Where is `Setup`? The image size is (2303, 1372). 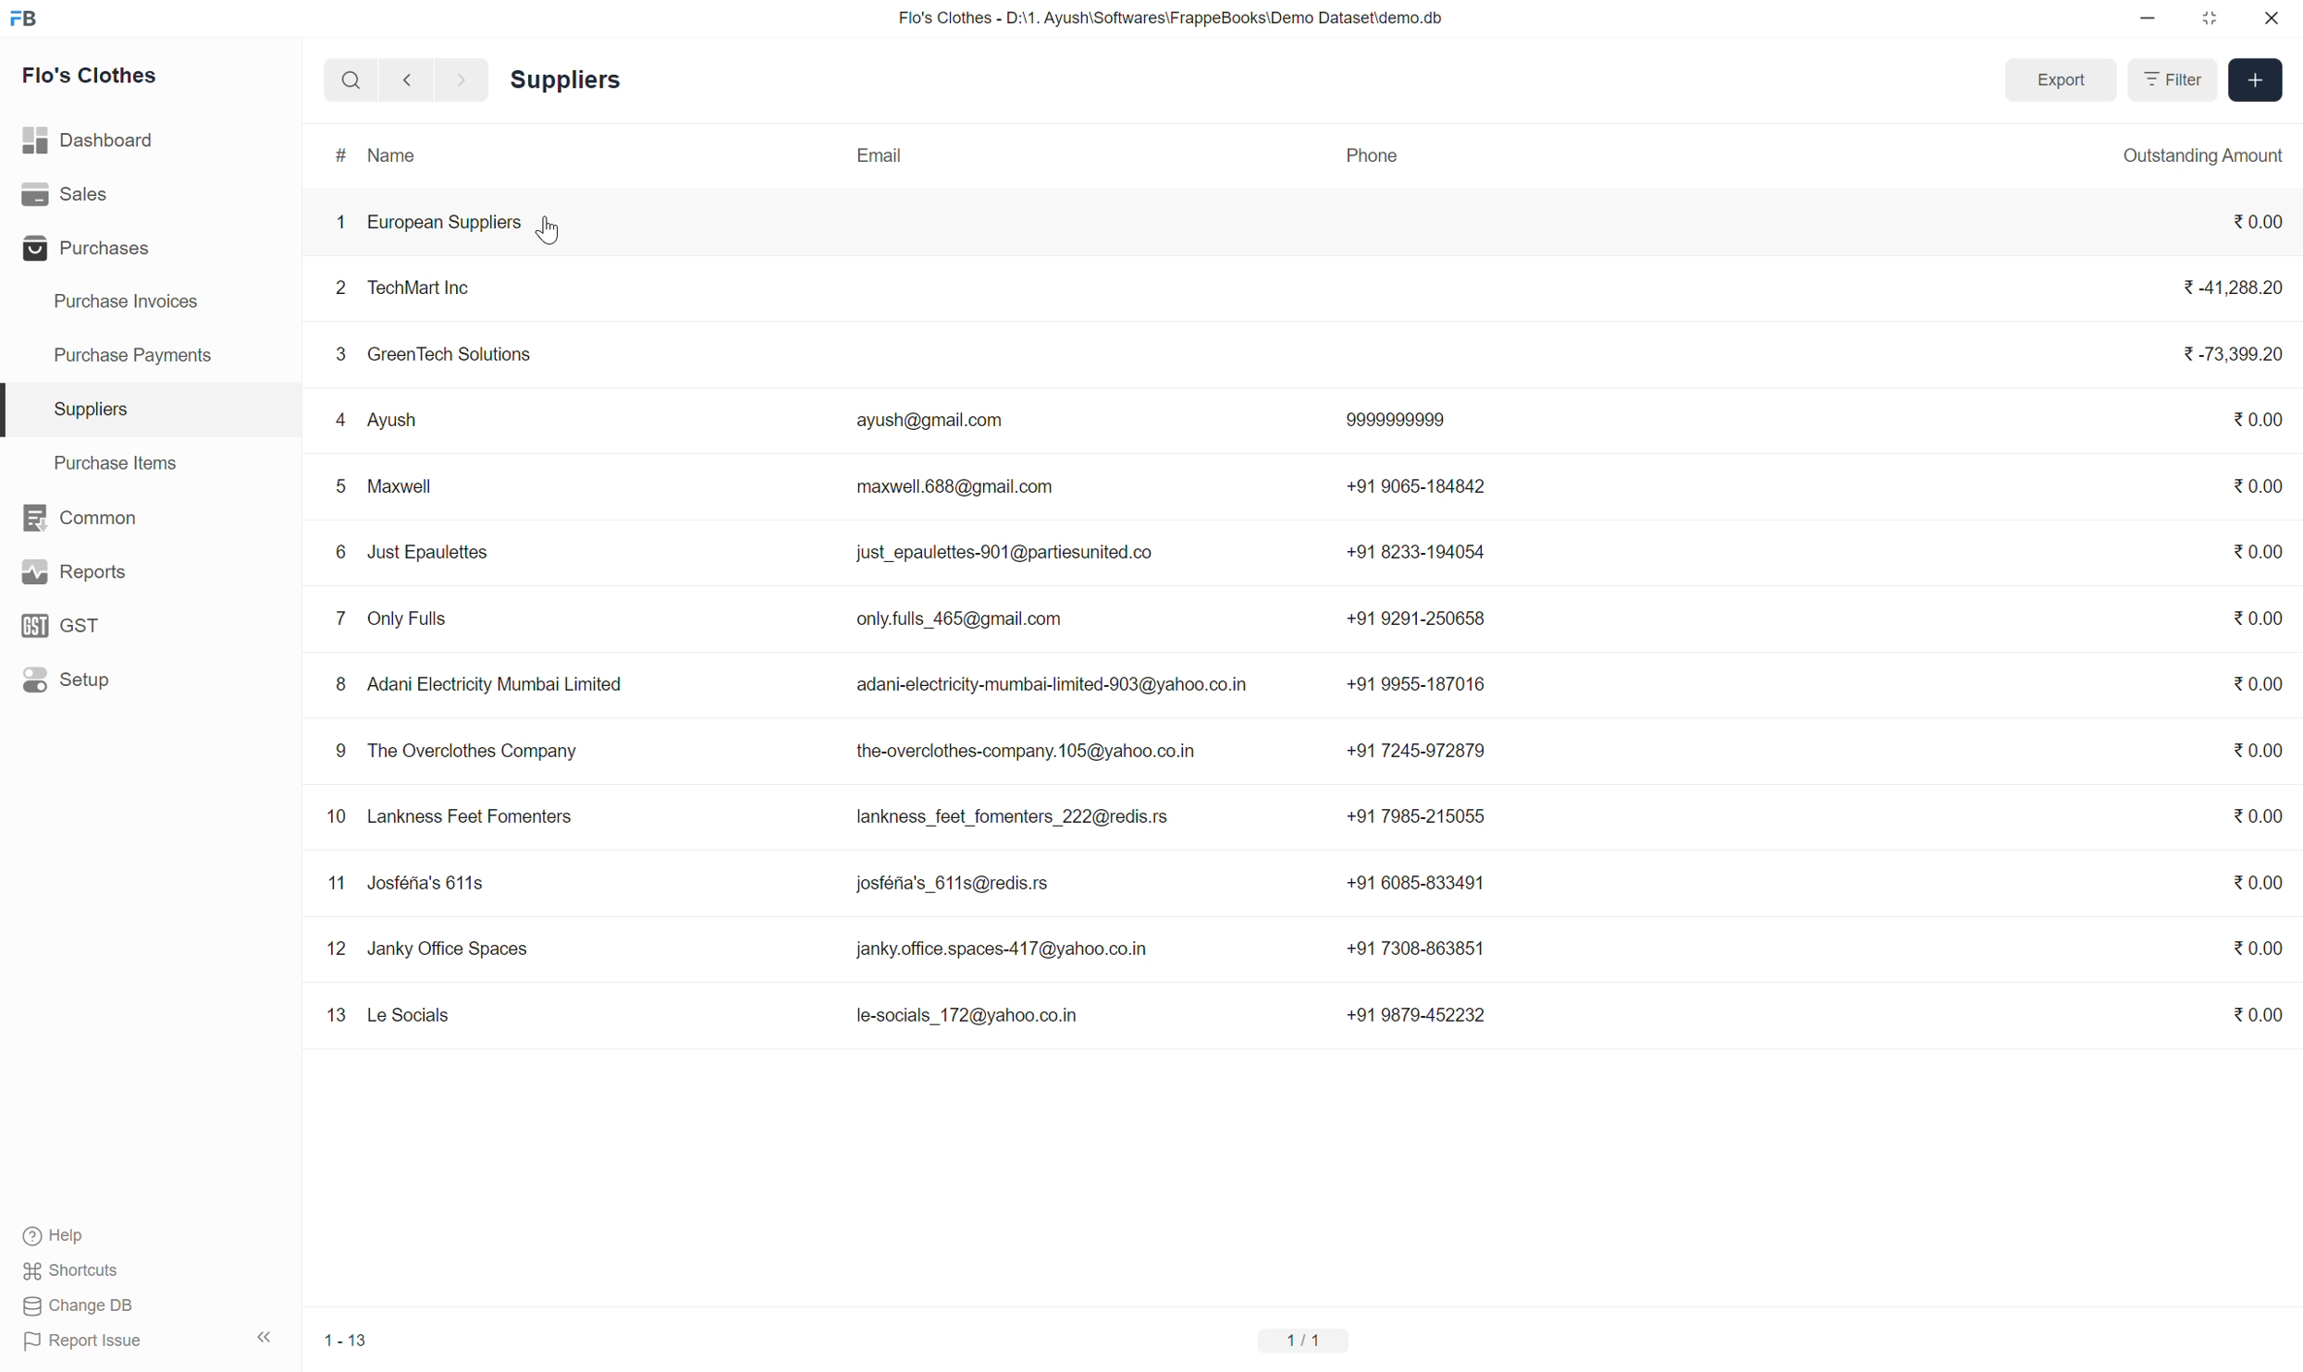
Setup is located at coordinates (74, 681).